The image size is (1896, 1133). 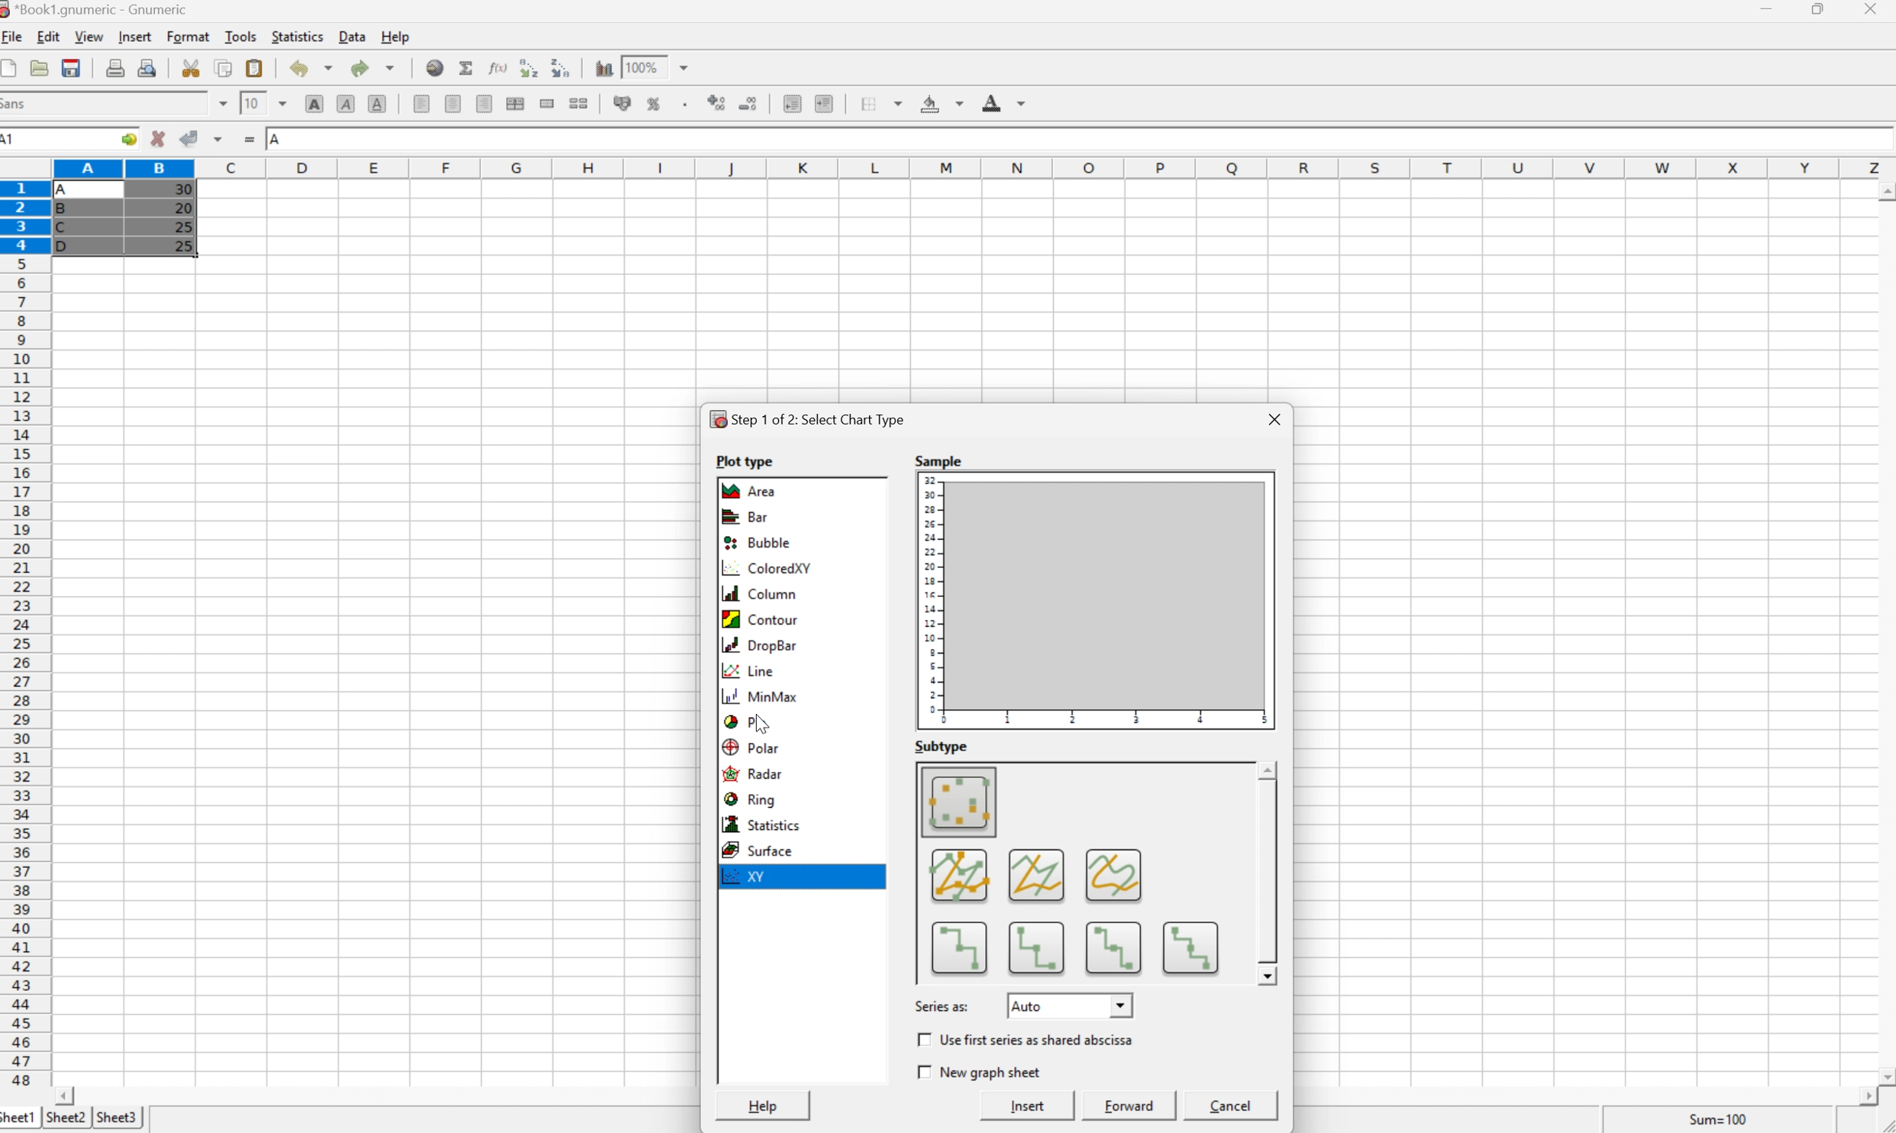 I want to click on Format selection as percentage, so click(x=655, y=107).